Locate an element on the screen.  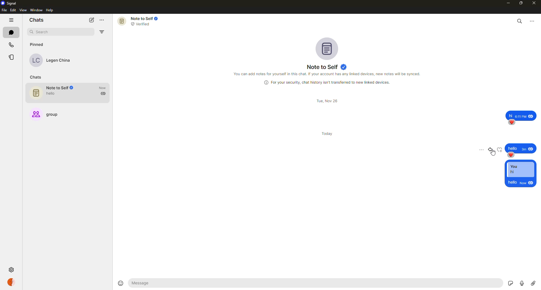
more is located at coordinates (533, 21).